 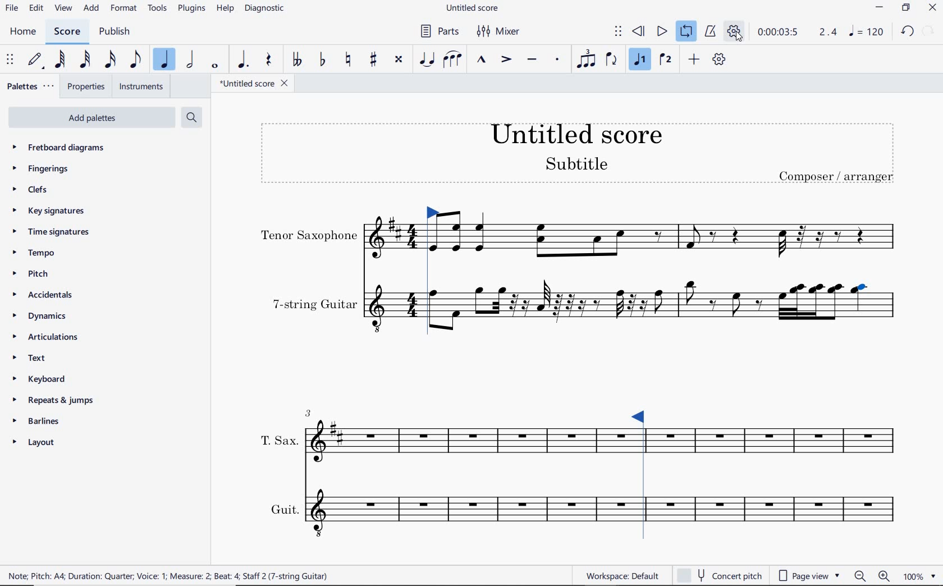 I want to click on INSTRUMENT: 7-STRING GUITAR, so click(x=892, y=306).